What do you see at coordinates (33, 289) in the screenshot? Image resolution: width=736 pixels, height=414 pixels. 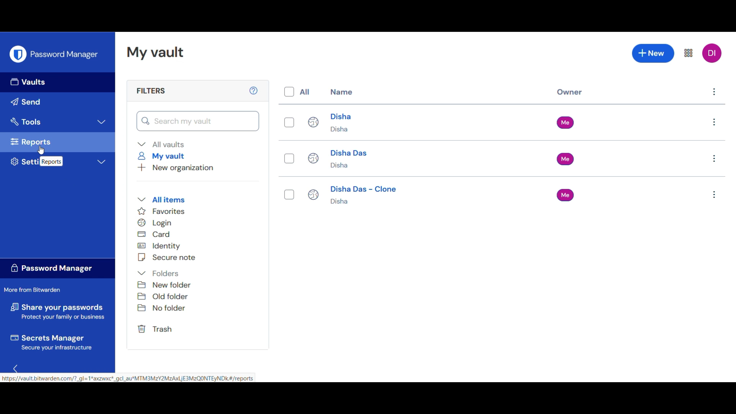 I see `Section title more from bitwarden` at bounding box center [33, 289].